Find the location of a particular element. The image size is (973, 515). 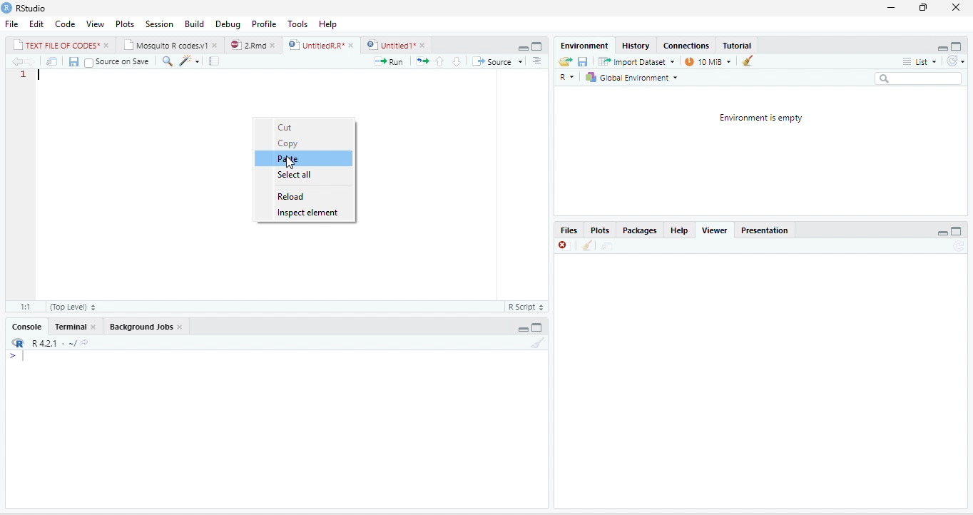

clear is located at coordinates (538, 343).